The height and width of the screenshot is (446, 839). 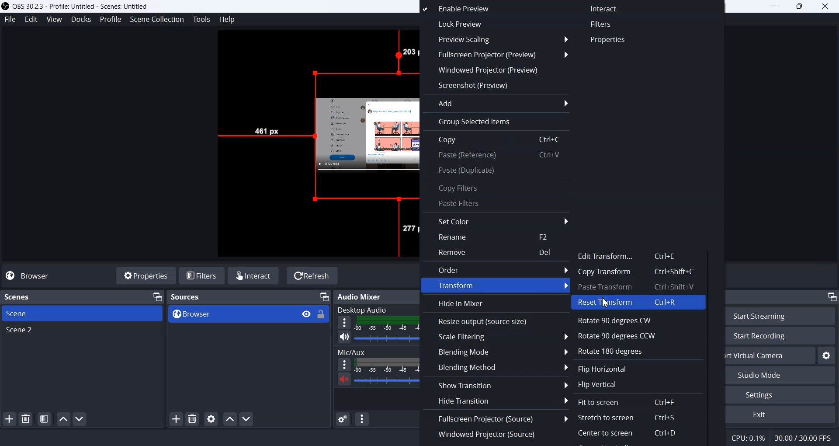 I want to click on Preview Scaling, so click(x=496, y=39).